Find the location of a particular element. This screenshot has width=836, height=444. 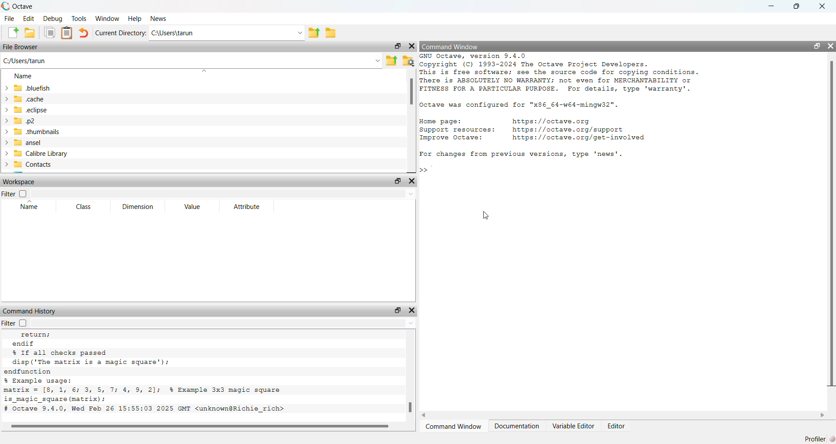

dropdown is located at coordinates (206, 70).